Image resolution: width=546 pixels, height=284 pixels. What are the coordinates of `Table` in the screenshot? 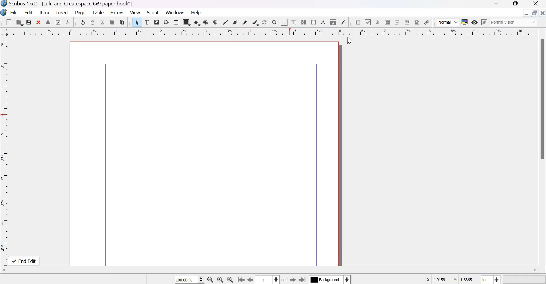 It's located at (98, 13).